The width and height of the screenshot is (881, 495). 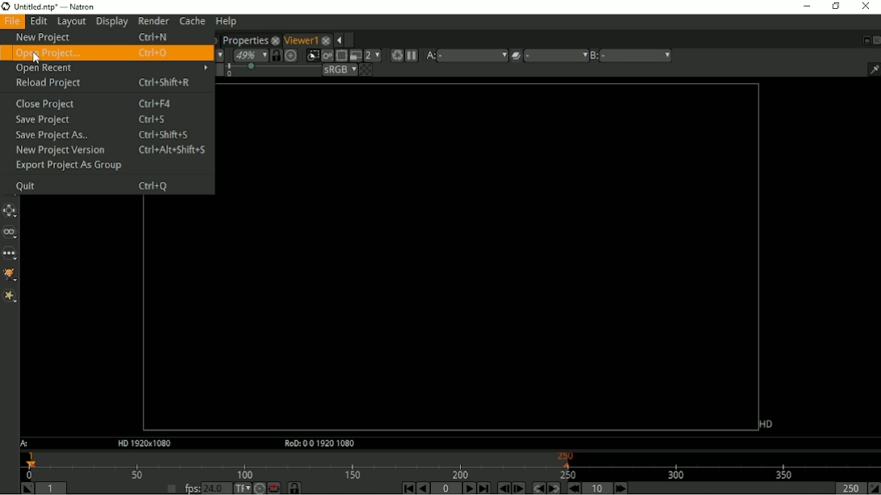 What do you see at coordinates (503, 488) in the screenshot?
I see `Previous frame` at bounding box center [503, 488].